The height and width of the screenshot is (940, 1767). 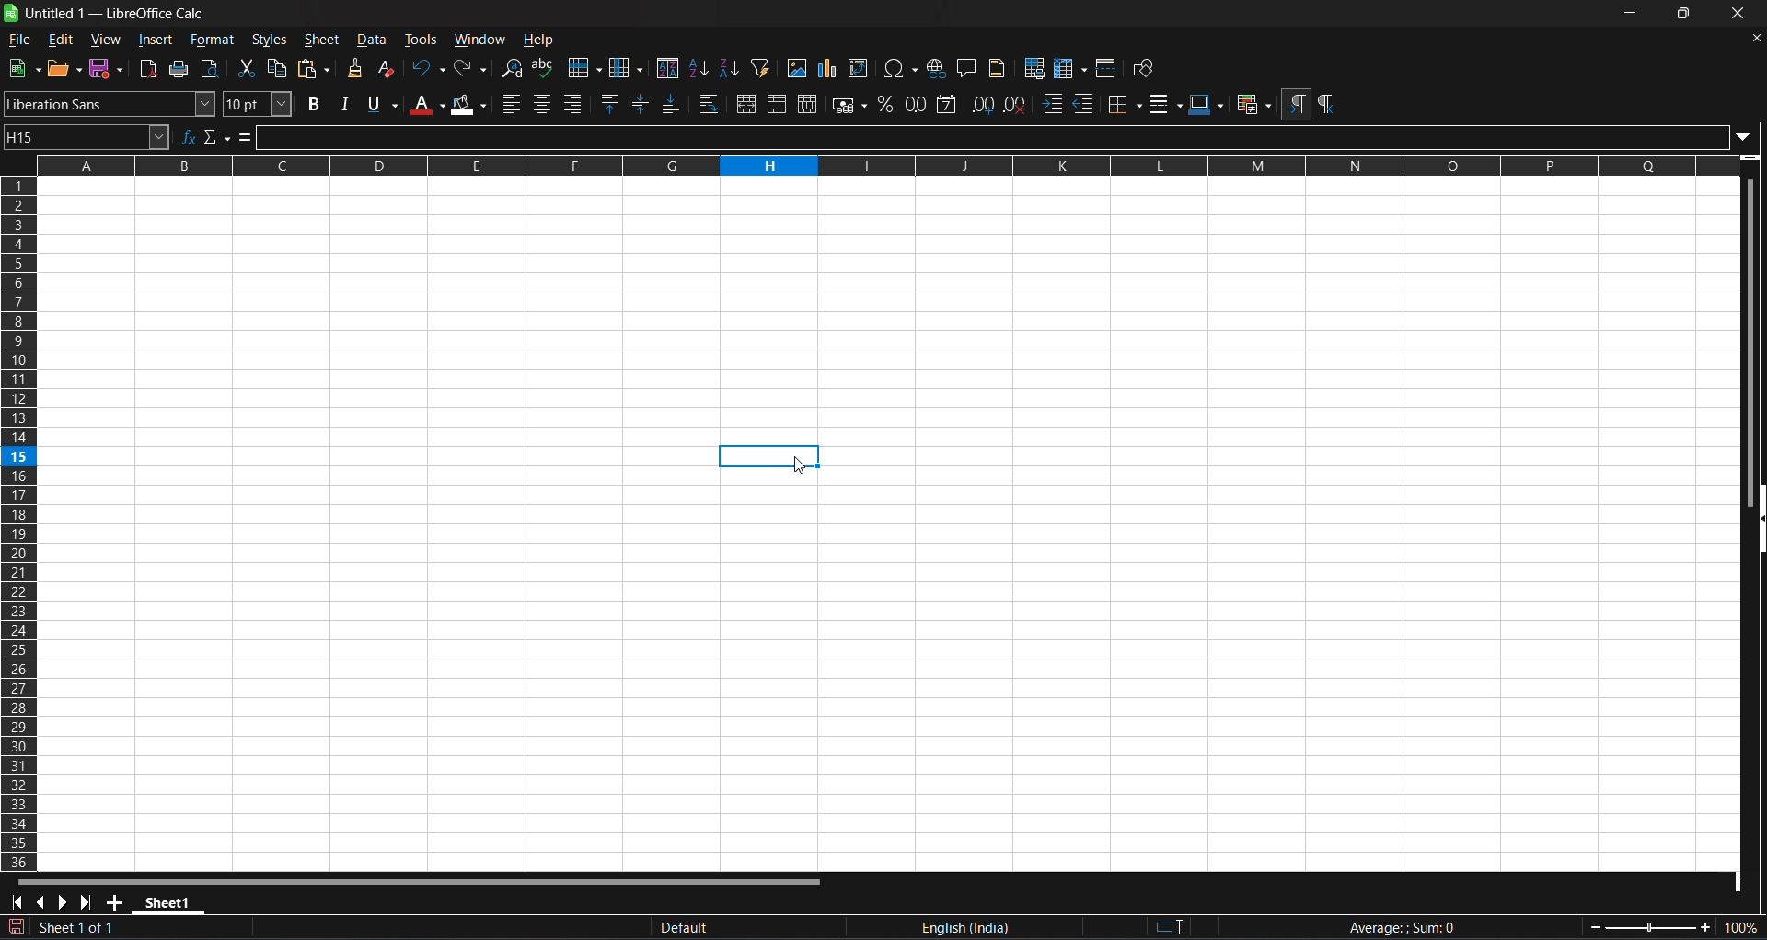 What do you see at coordinates (259, 104) in the screenshot?
I see `font size` at bounding box center [259, 104].